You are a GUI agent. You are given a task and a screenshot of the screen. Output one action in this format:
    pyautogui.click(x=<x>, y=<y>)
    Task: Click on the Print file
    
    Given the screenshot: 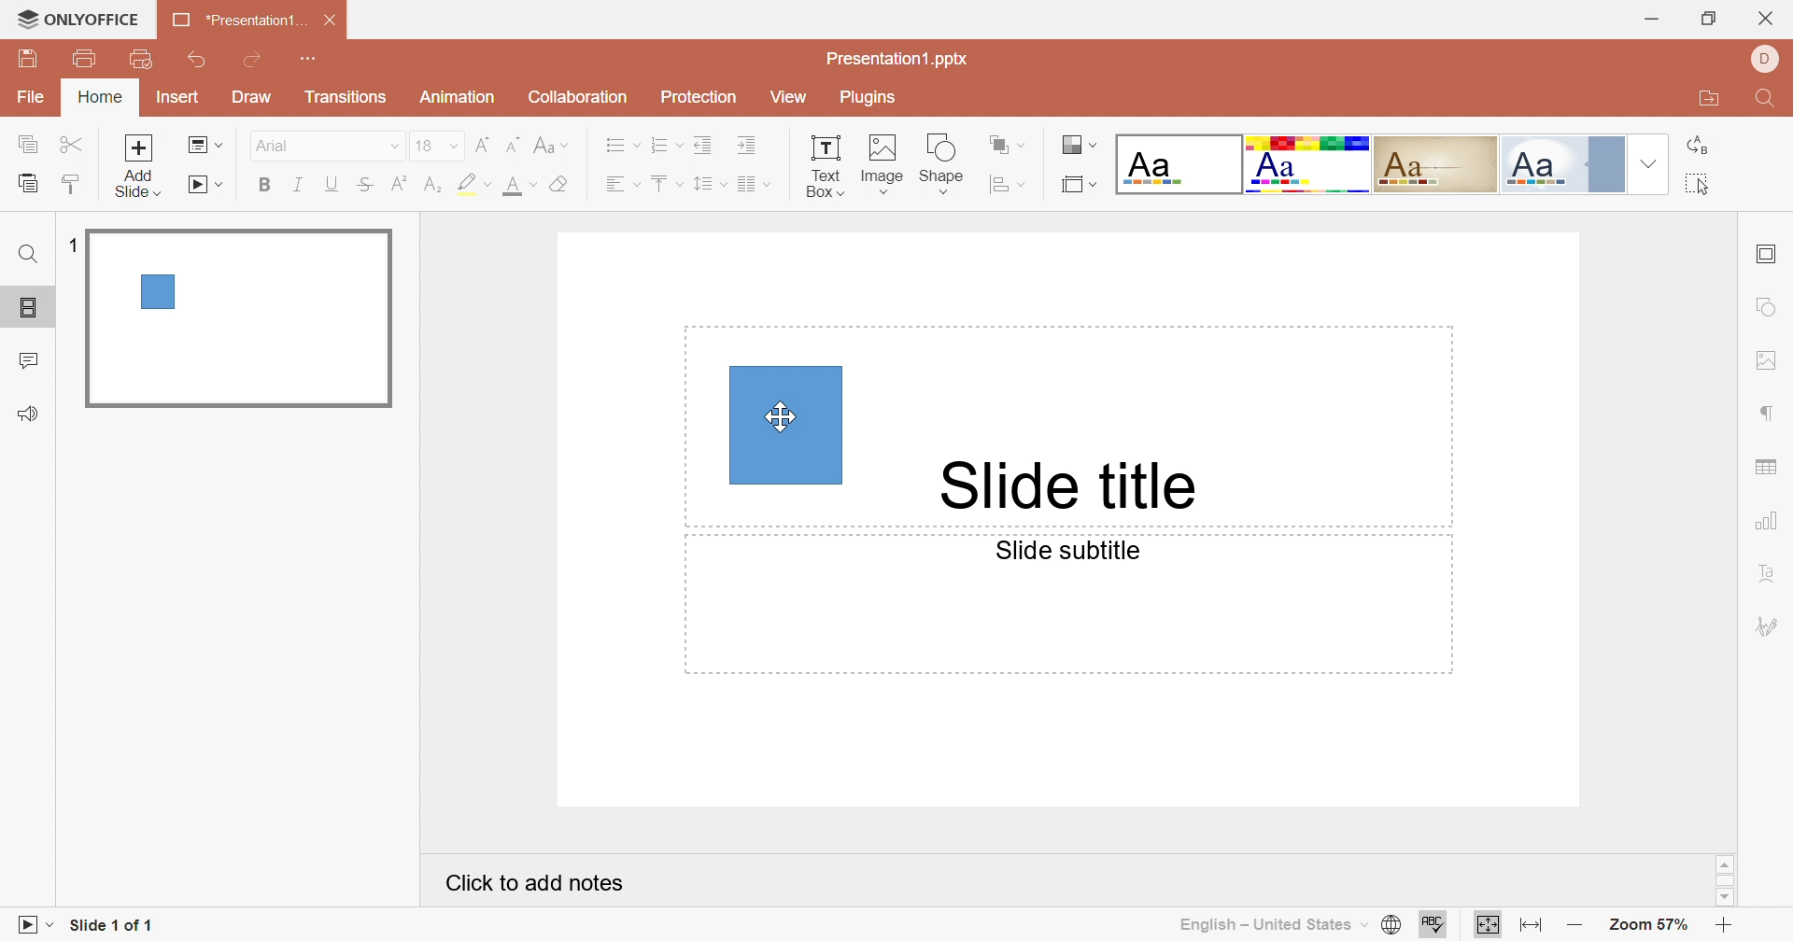 What is the action you would take?
    pyautogui.click(x=82, y=62)
    